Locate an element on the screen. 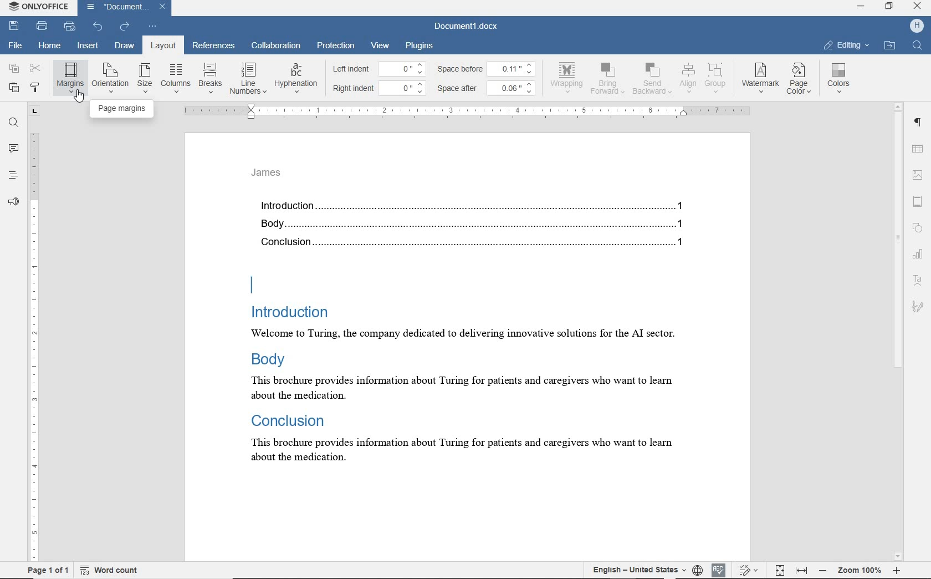  shape is located at coordinates (918, 227).